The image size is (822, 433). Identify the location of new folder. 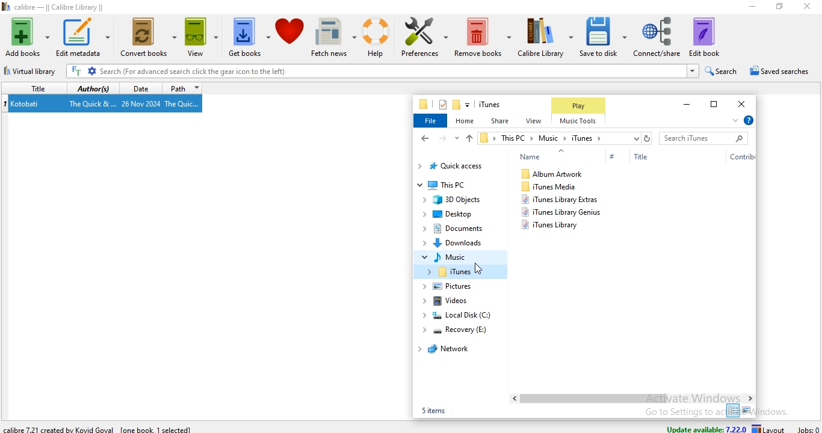
(457, 105).